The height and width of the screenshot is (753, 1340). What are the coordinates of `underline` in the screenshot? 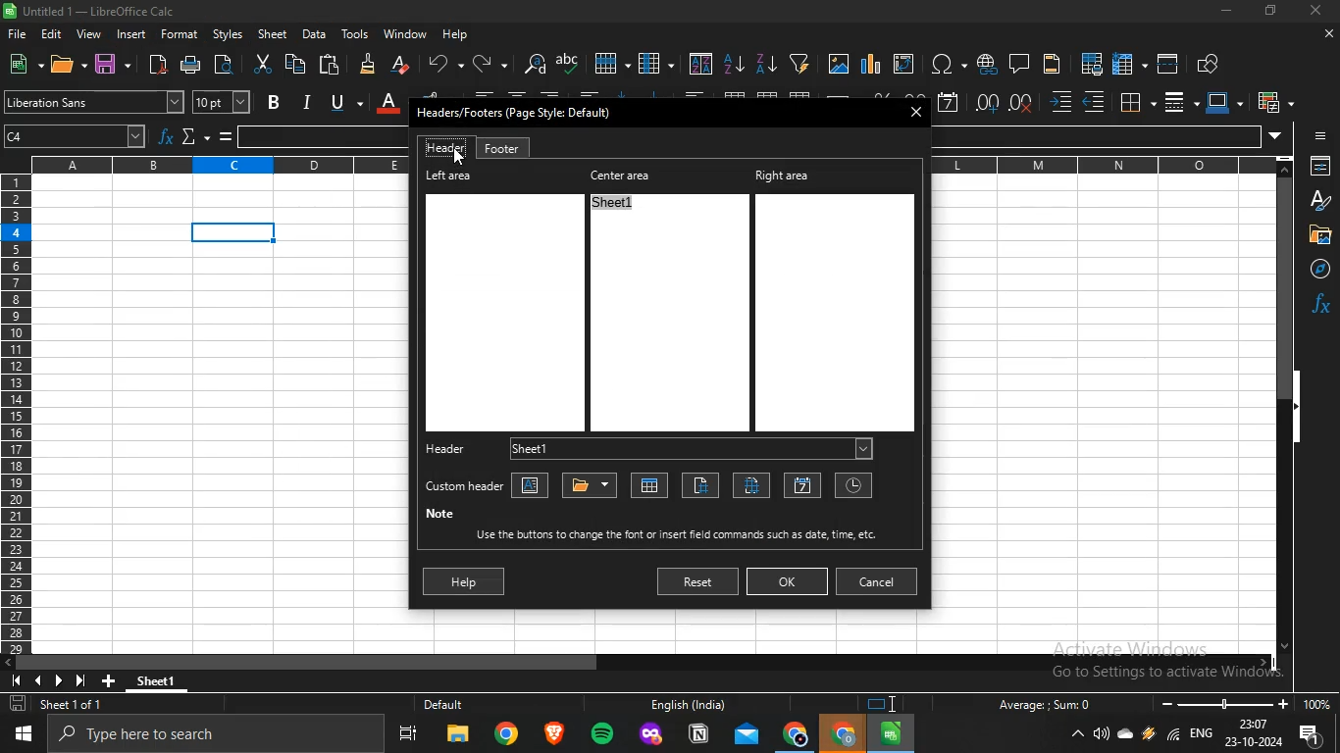 It's located at (337, 100).